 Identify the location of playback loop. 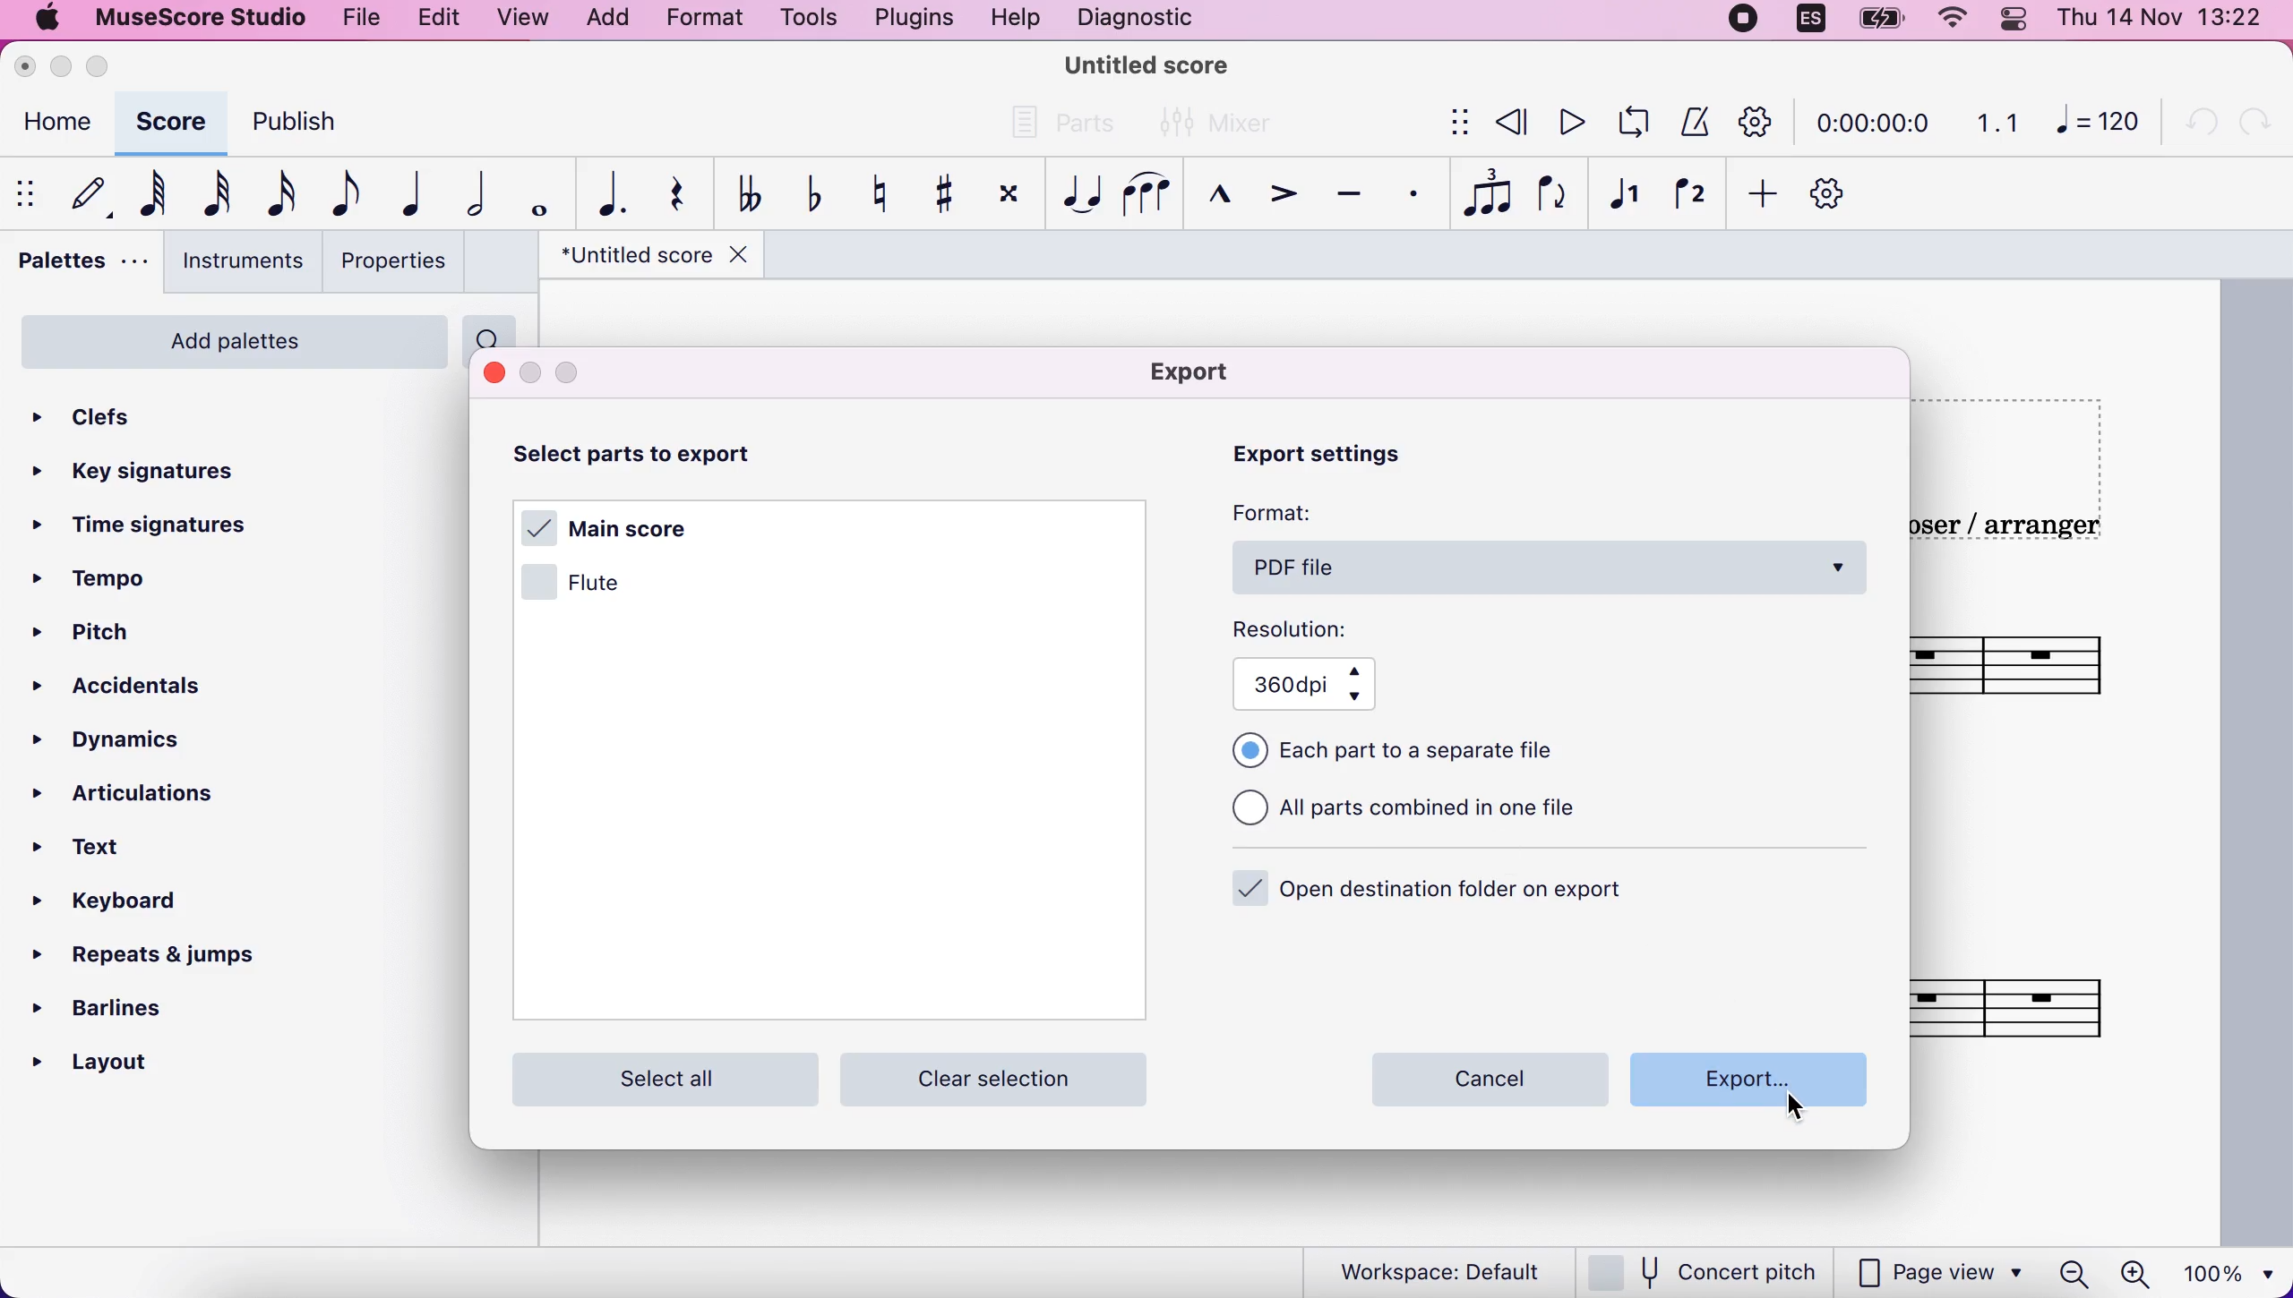
(1628, 124).